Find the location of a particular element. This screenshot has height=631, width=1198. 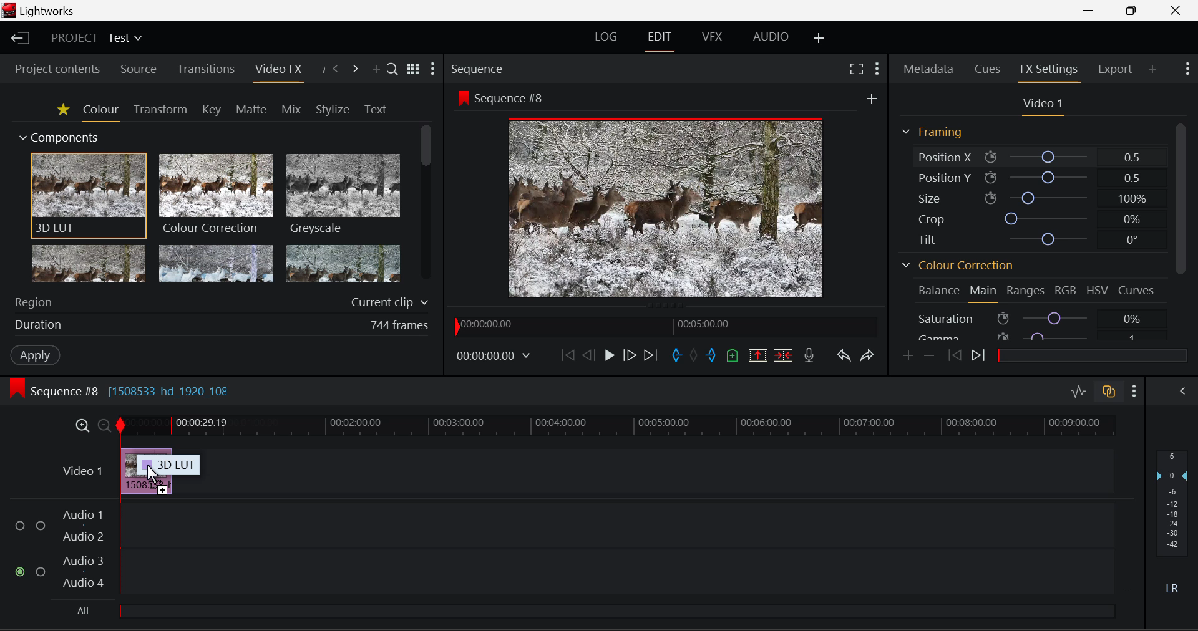

Go Back is located at coordinates (588, 357).